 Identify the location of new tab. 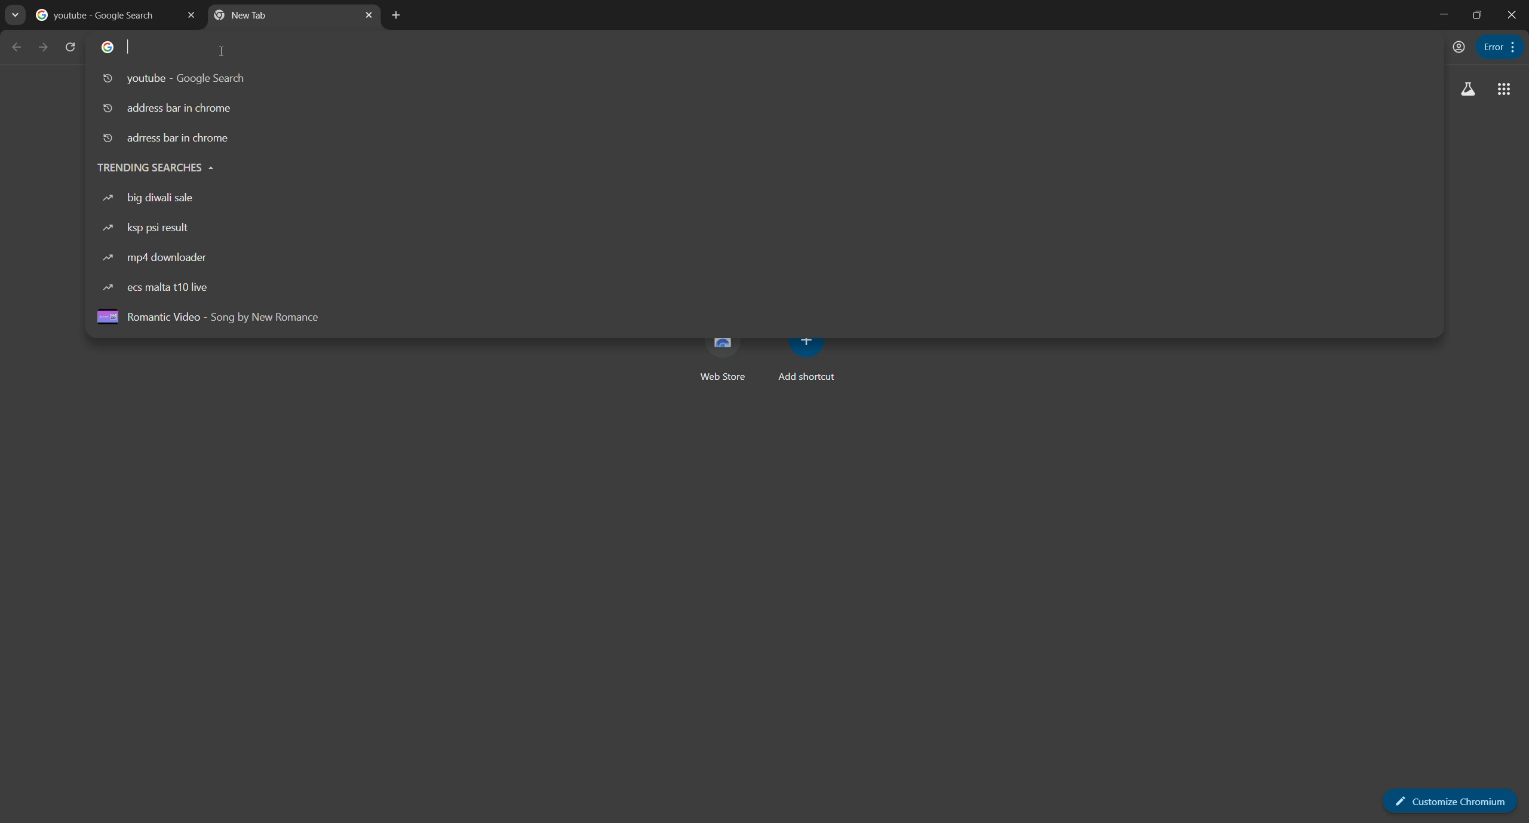
(397, 16).